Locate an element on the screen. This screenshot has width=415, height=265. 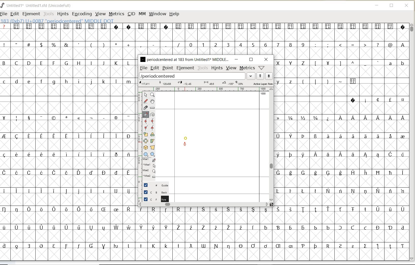
foreground is located at coordinates (154, 198).